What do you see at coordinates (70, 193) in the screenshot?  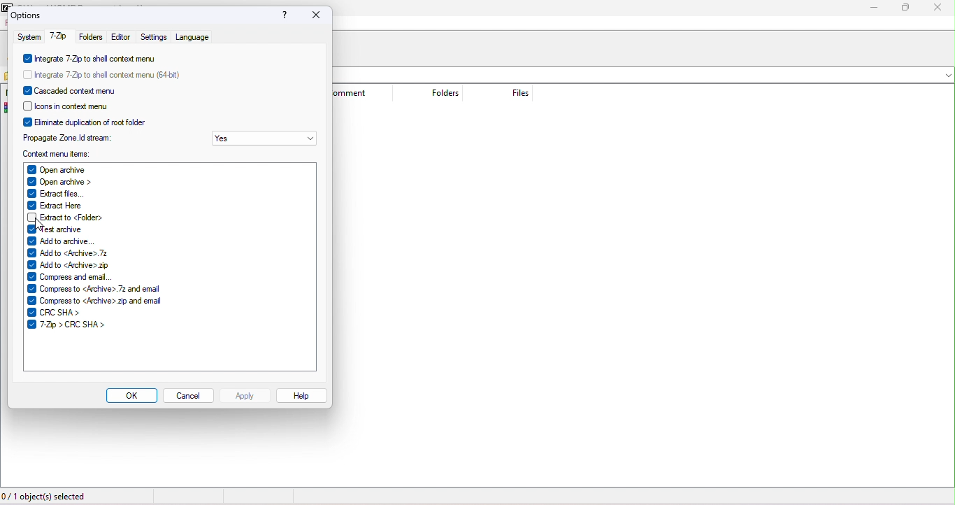 I see `extract files` at bounding box center [70, 193].